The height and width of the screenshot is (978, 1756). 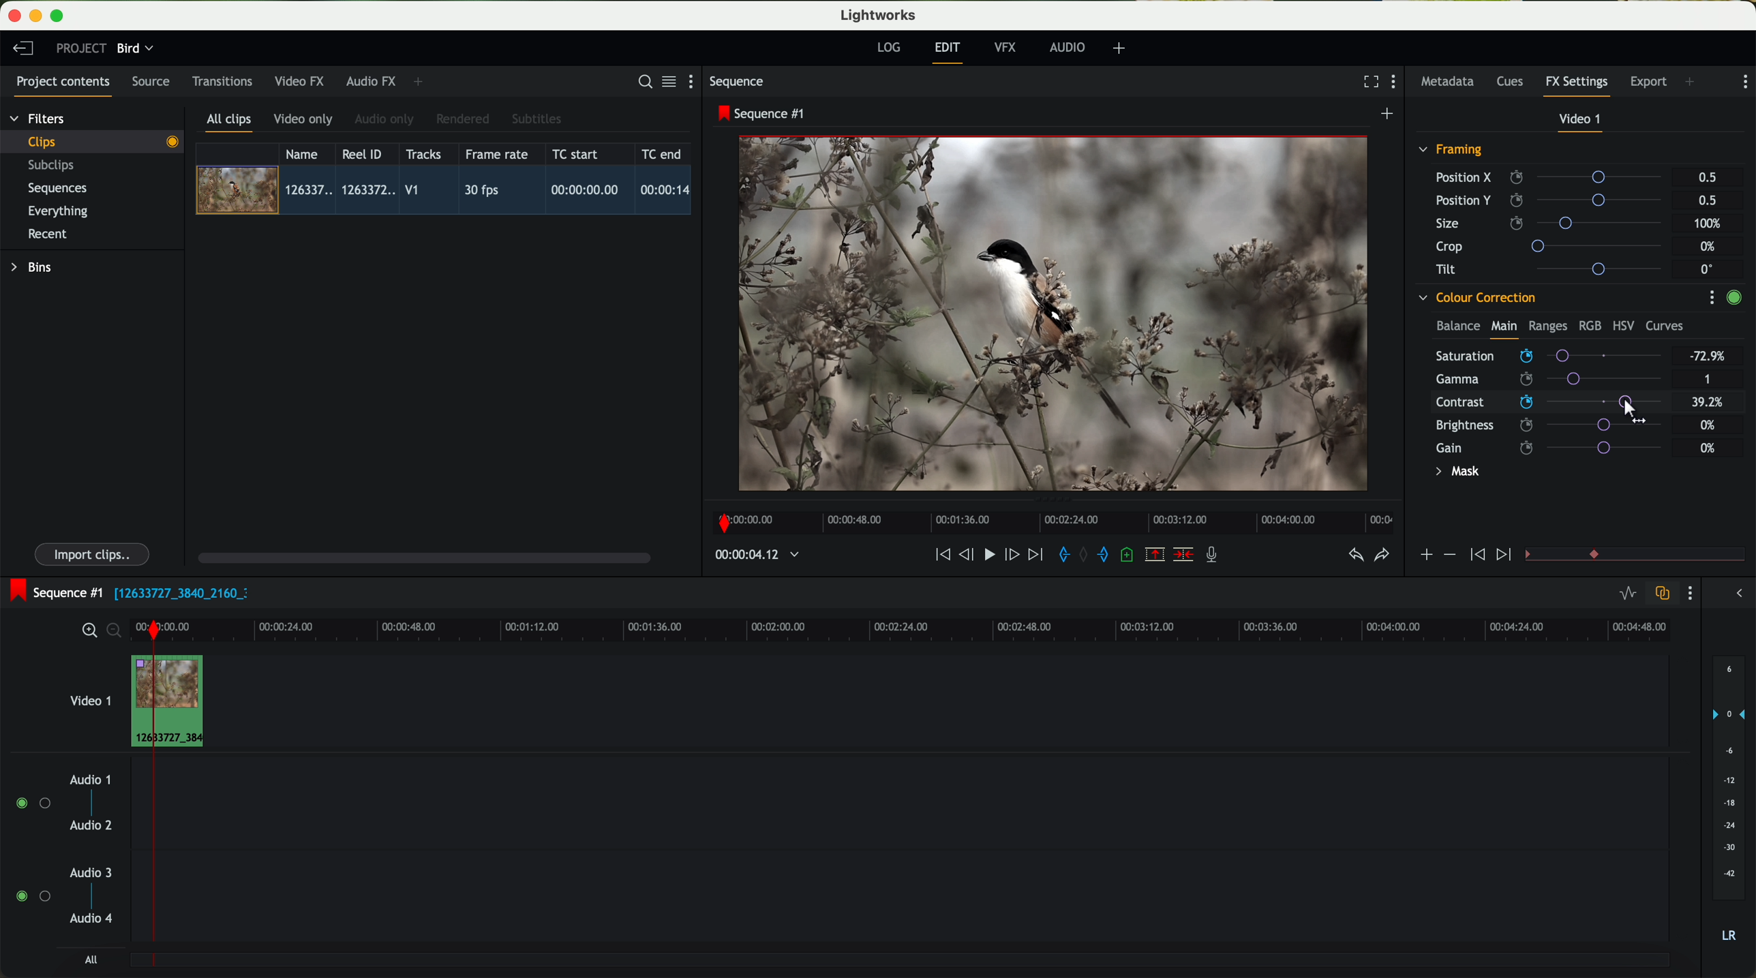 What do you see at coordinates (307, 154) in the screenshot?
I see `name` at bounding box center [307, 154].